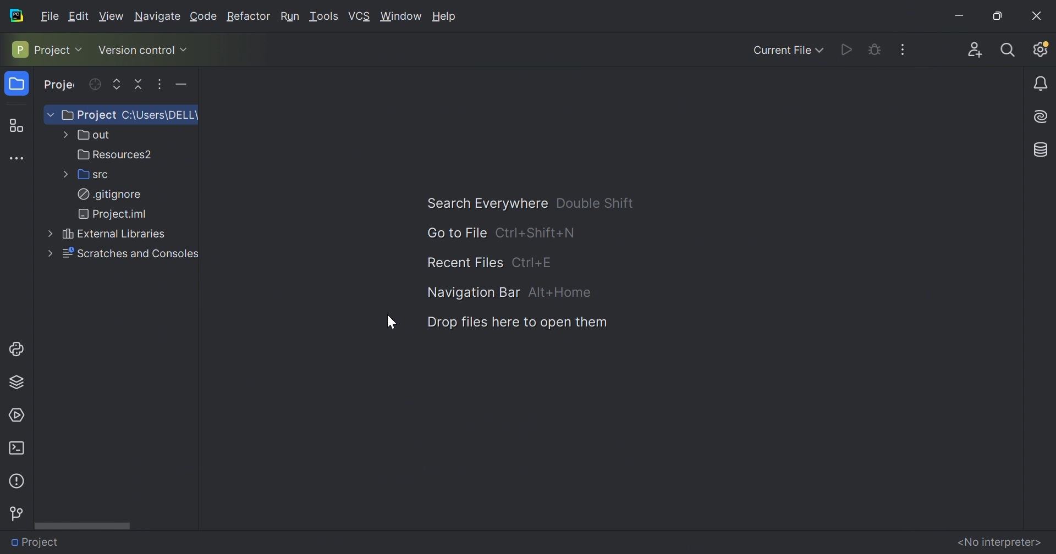  What do you see at coordinates (999, 541) in the screenshot?
I see `<No interpreter>` at bounding box center [999, 541].